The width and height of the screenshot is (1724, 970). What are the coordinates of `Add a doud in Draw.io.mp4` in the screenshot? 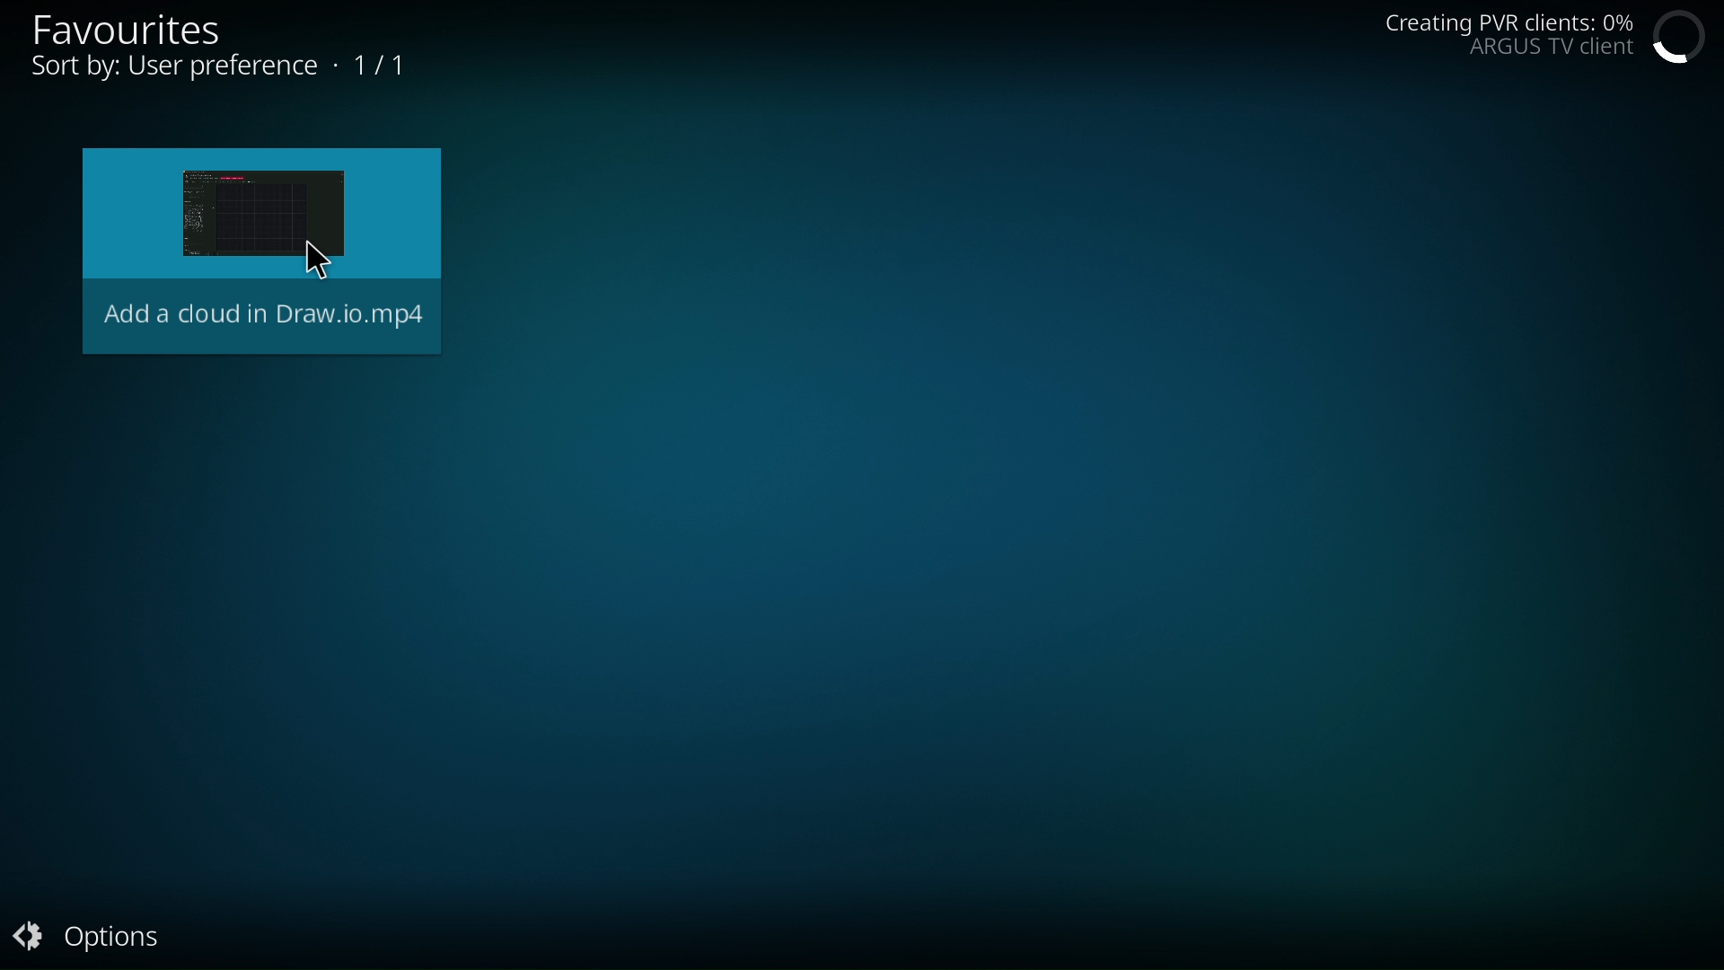 It's located at (257, 255).